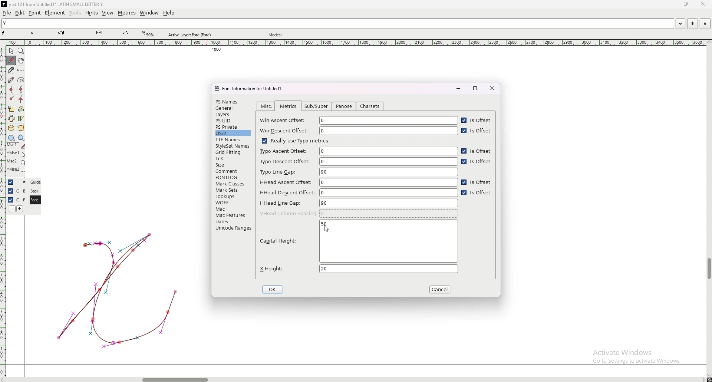 Image resolution: width=712 pixels, height=382 pixels. I want to click on guide, so click(35, 182).